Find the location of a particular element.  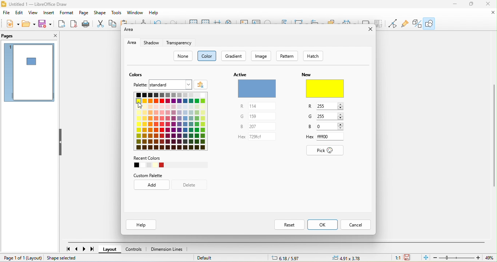

previous page is located at coordinates (76, 249).